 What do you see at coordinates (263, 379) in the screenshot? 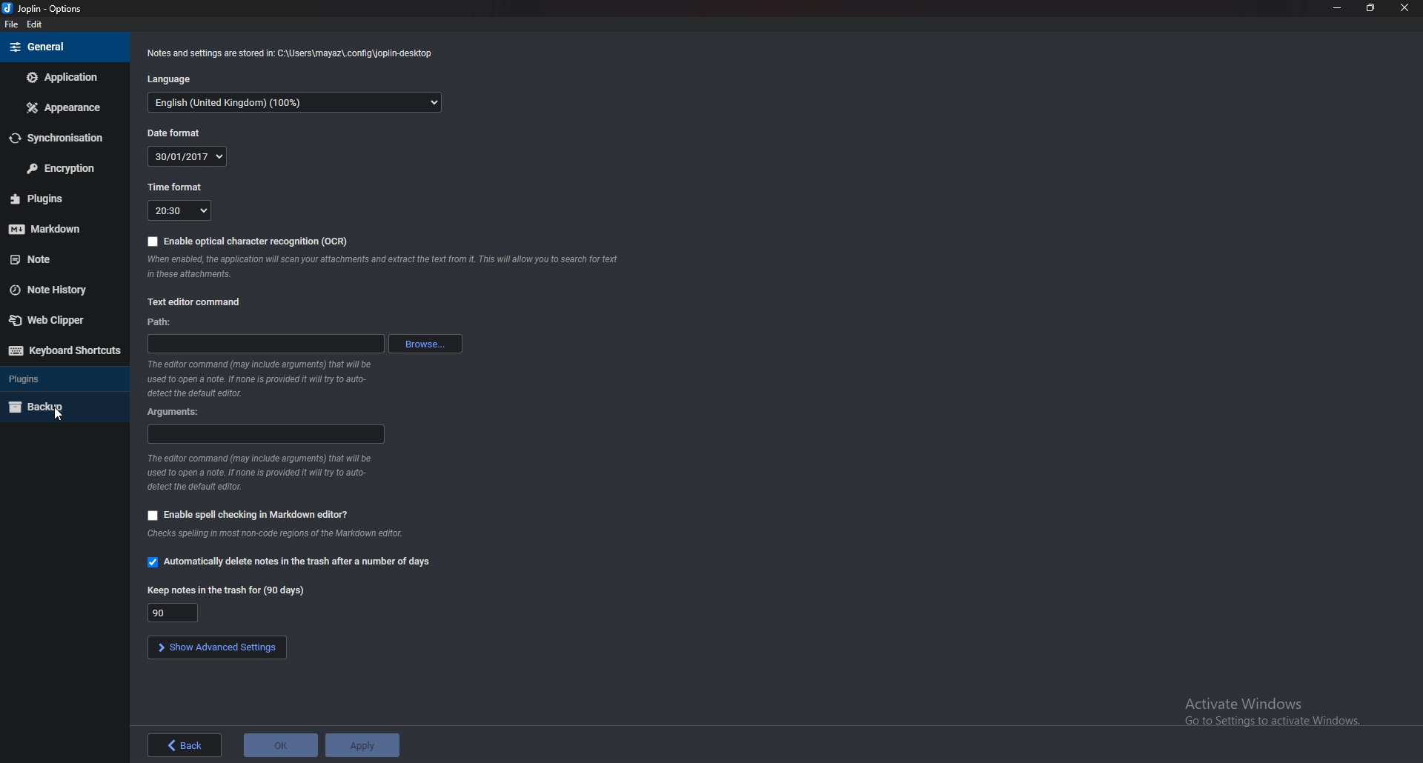
I see `Info` at bounding box center [263, 379].